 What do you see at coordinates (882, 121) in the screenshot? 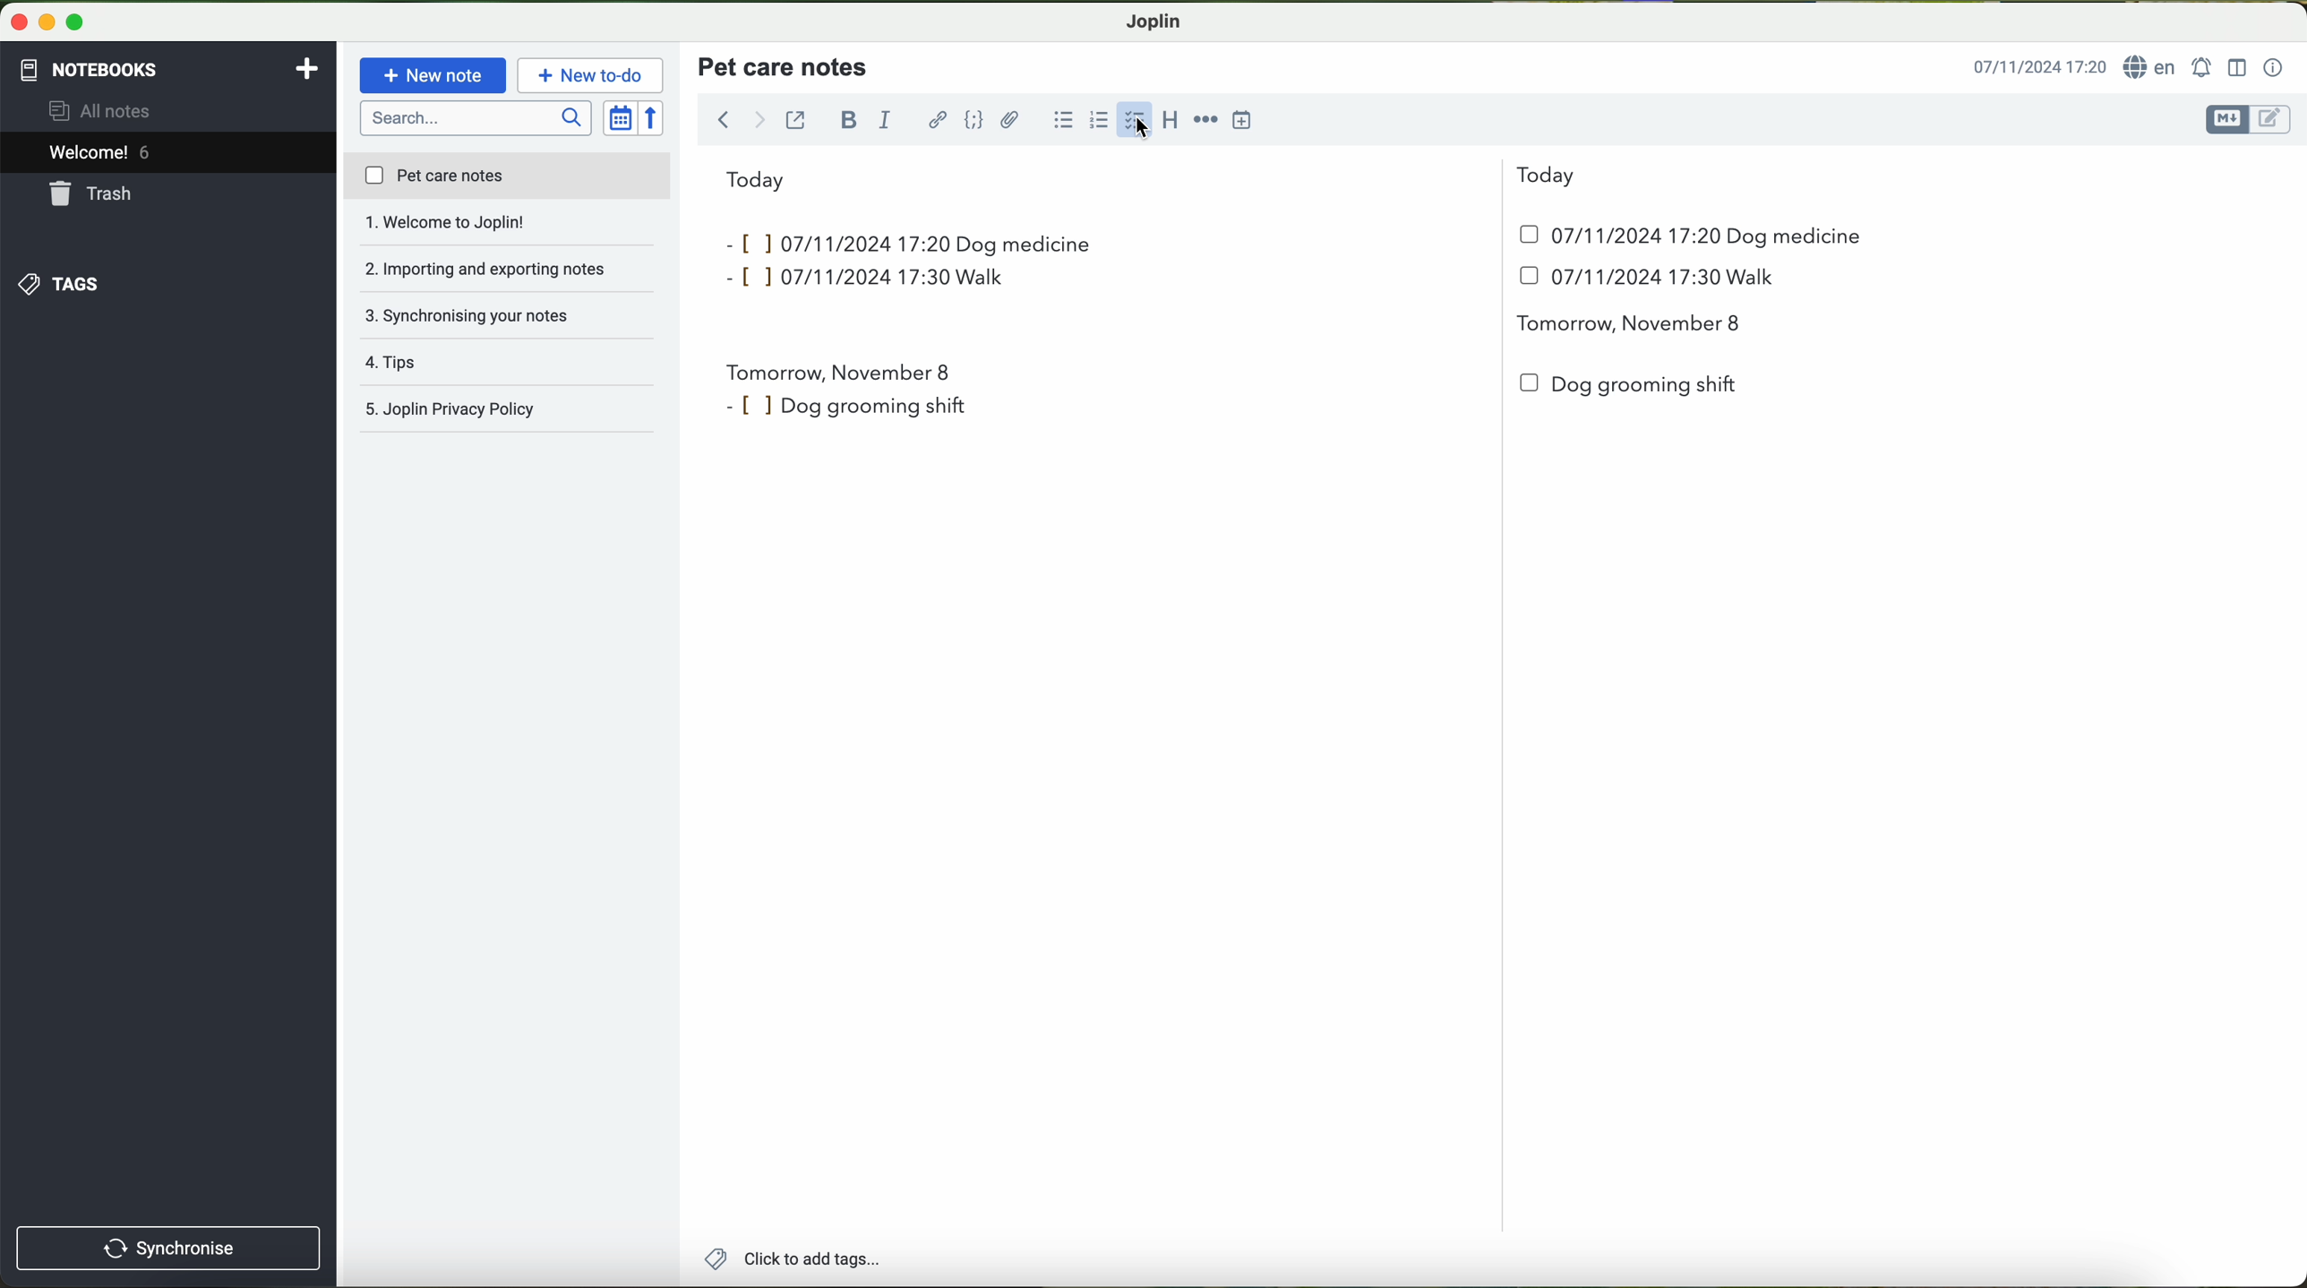
I see `italic` at bounding box center [882, 121].